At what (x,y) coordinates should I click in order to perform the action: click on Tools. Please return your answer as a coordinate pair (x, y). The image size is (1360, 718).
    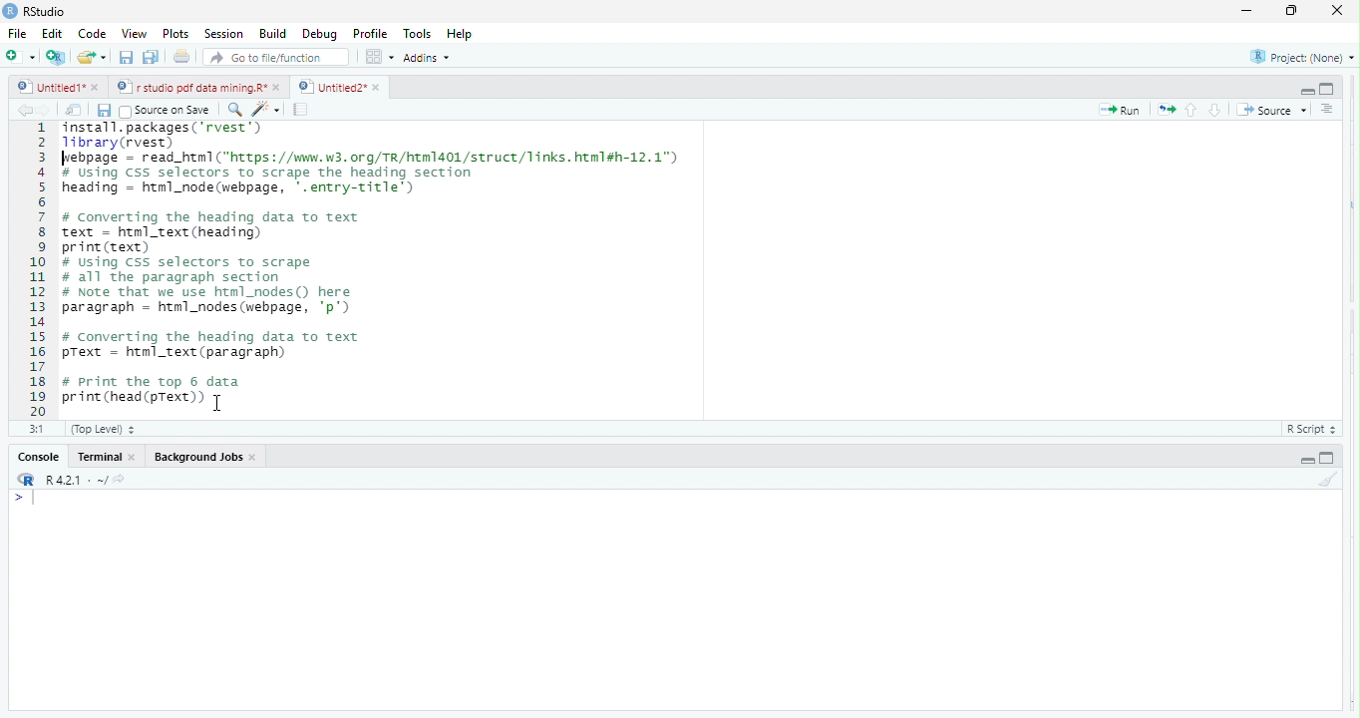
    Looking at the image, I should click on (419, 33).